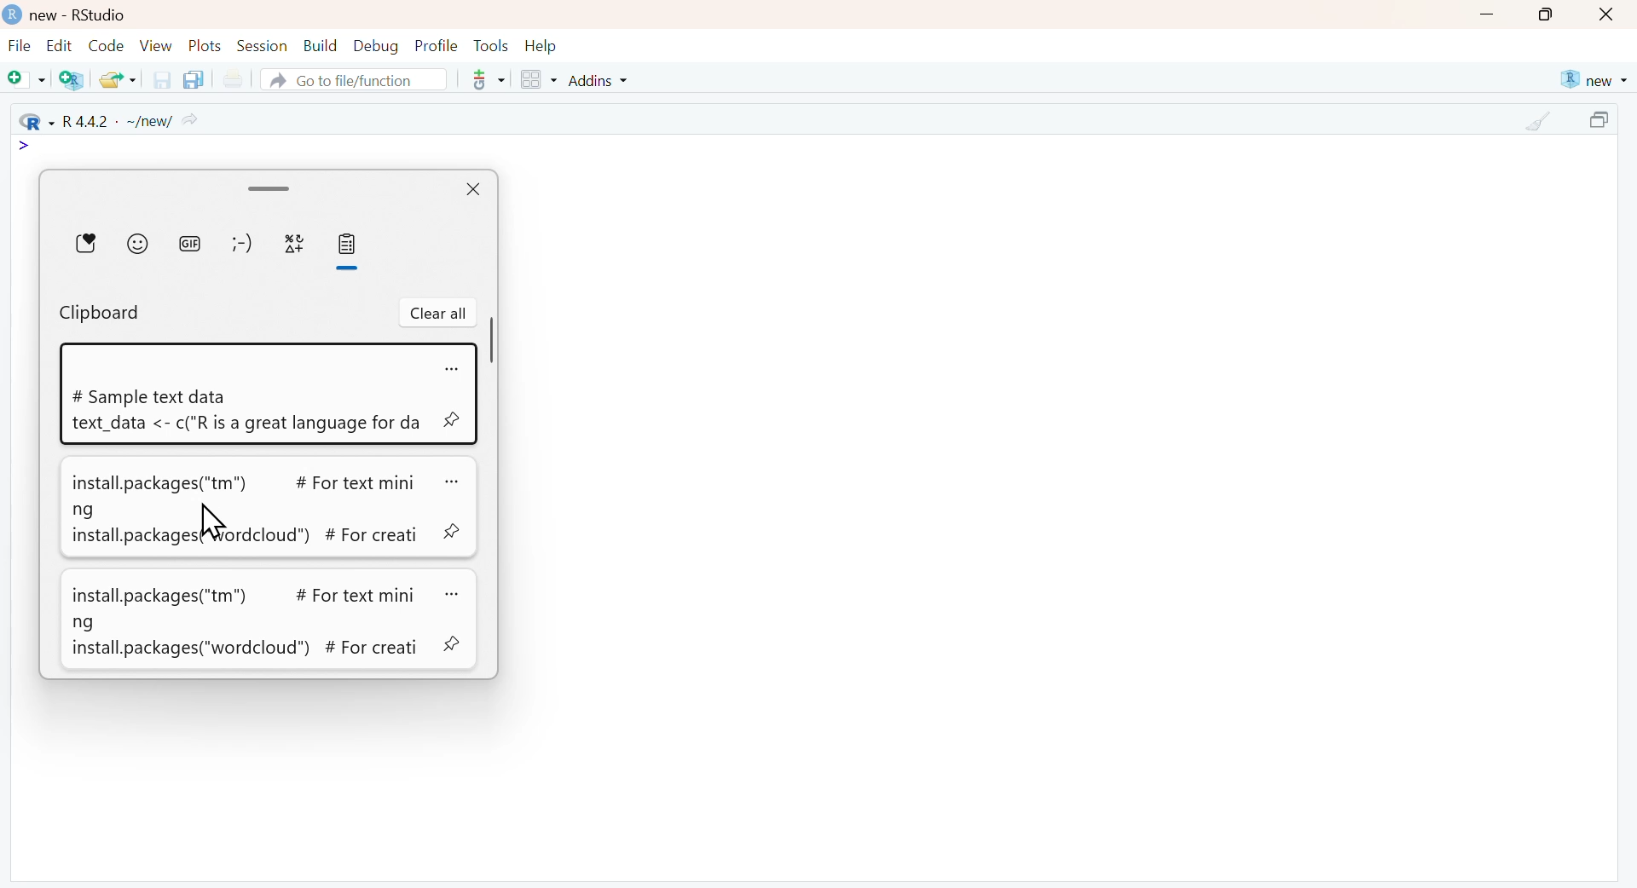  I want to click on Session, so click(264, 46).